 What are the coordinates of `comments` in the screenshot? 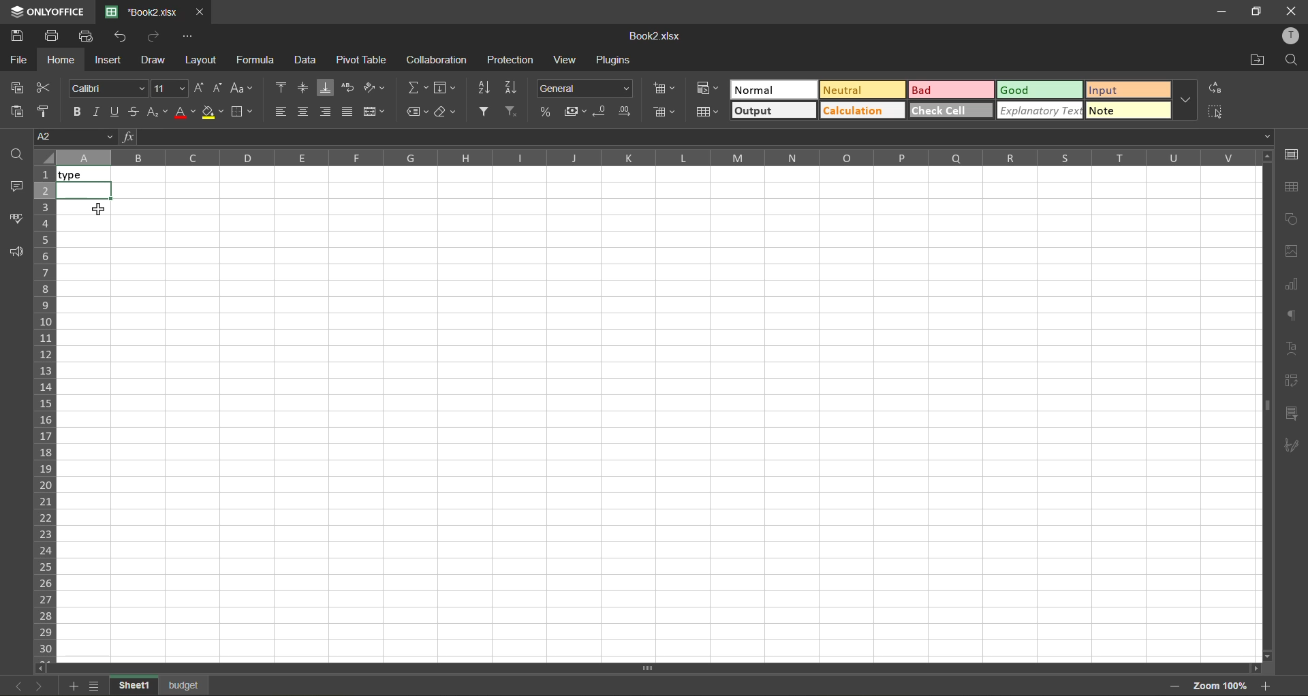 It's located at (15, 189).